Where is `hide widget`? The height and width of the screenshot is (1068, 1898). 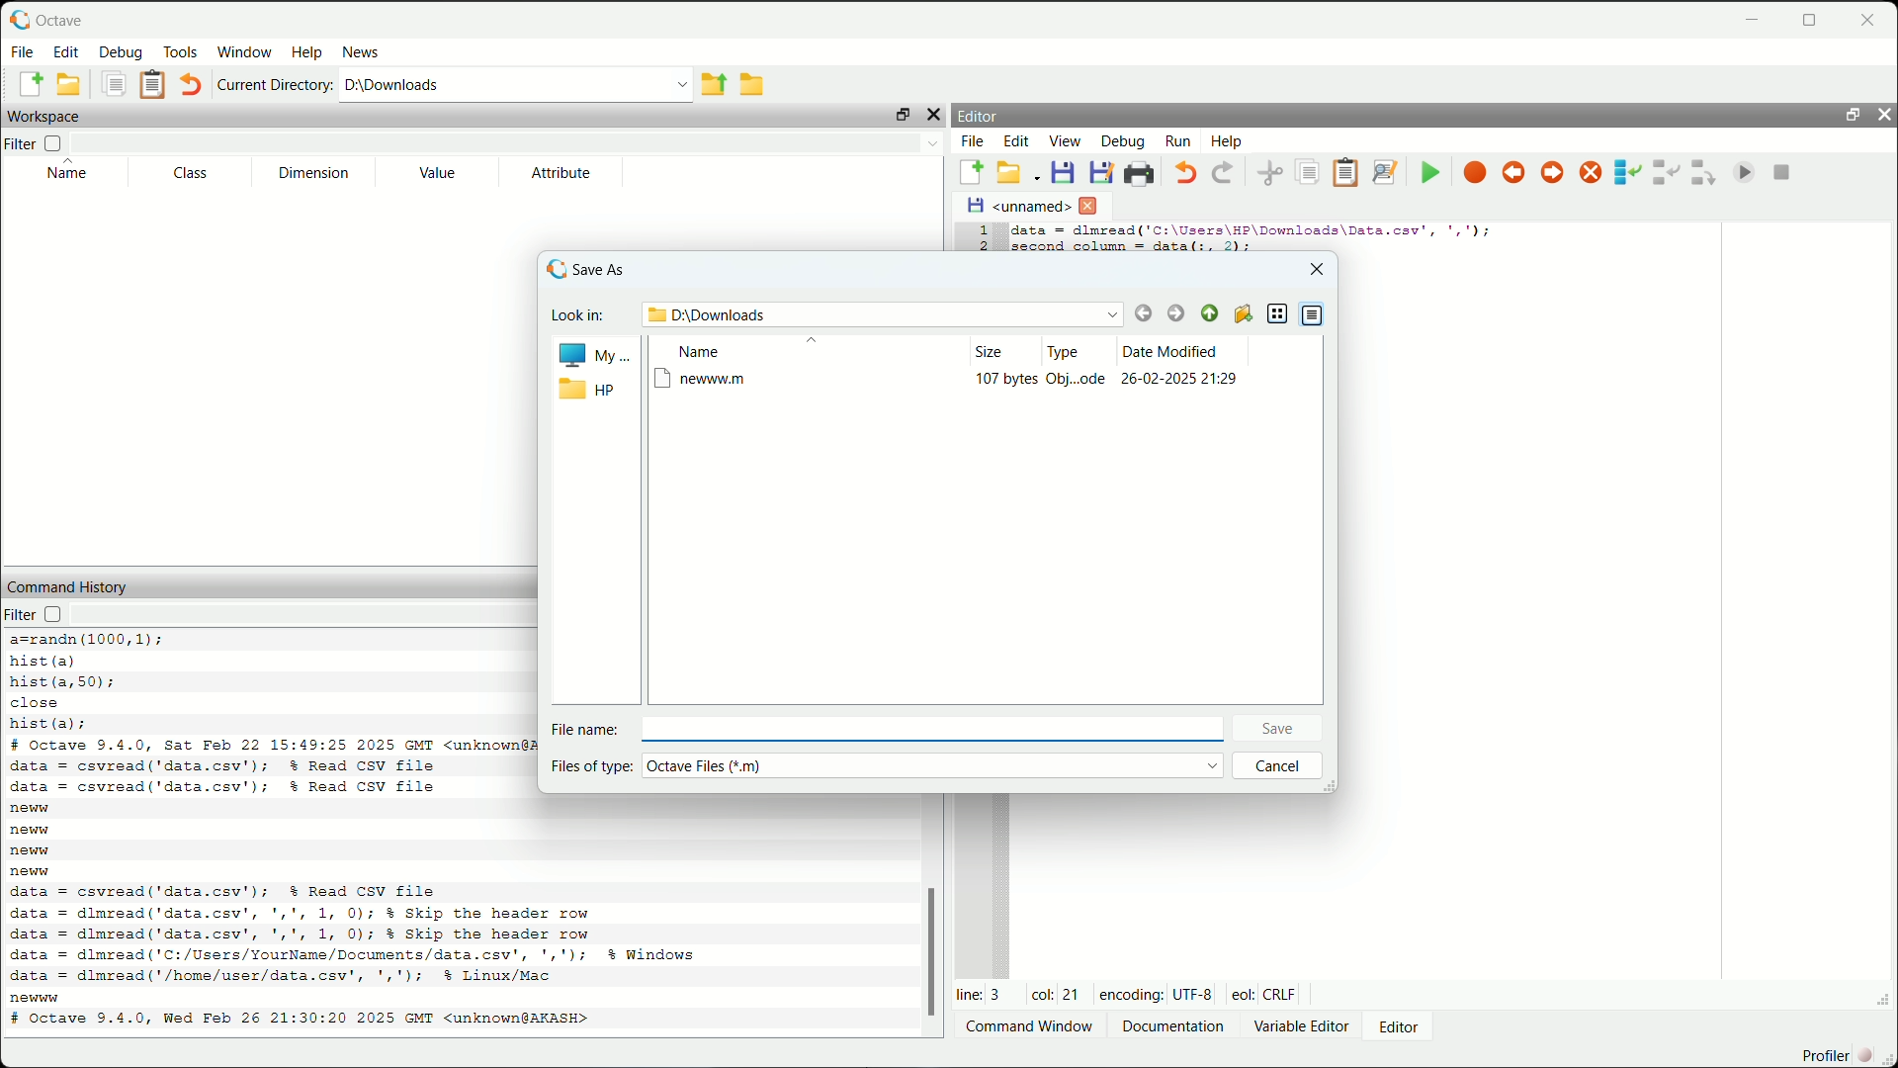
hide widget is located at coordinates (1885, 115).